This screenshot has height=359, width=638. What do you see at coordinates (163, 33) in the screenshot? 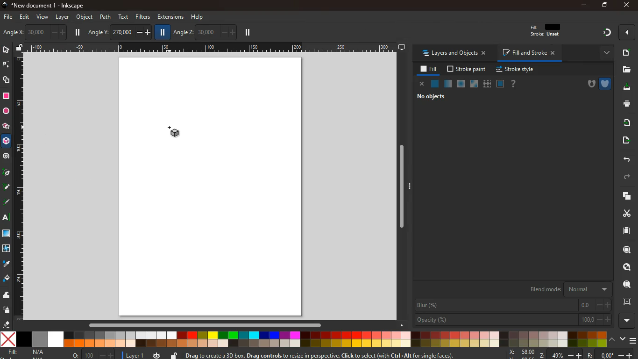
I see `pause` at bounding box center [163, 33].